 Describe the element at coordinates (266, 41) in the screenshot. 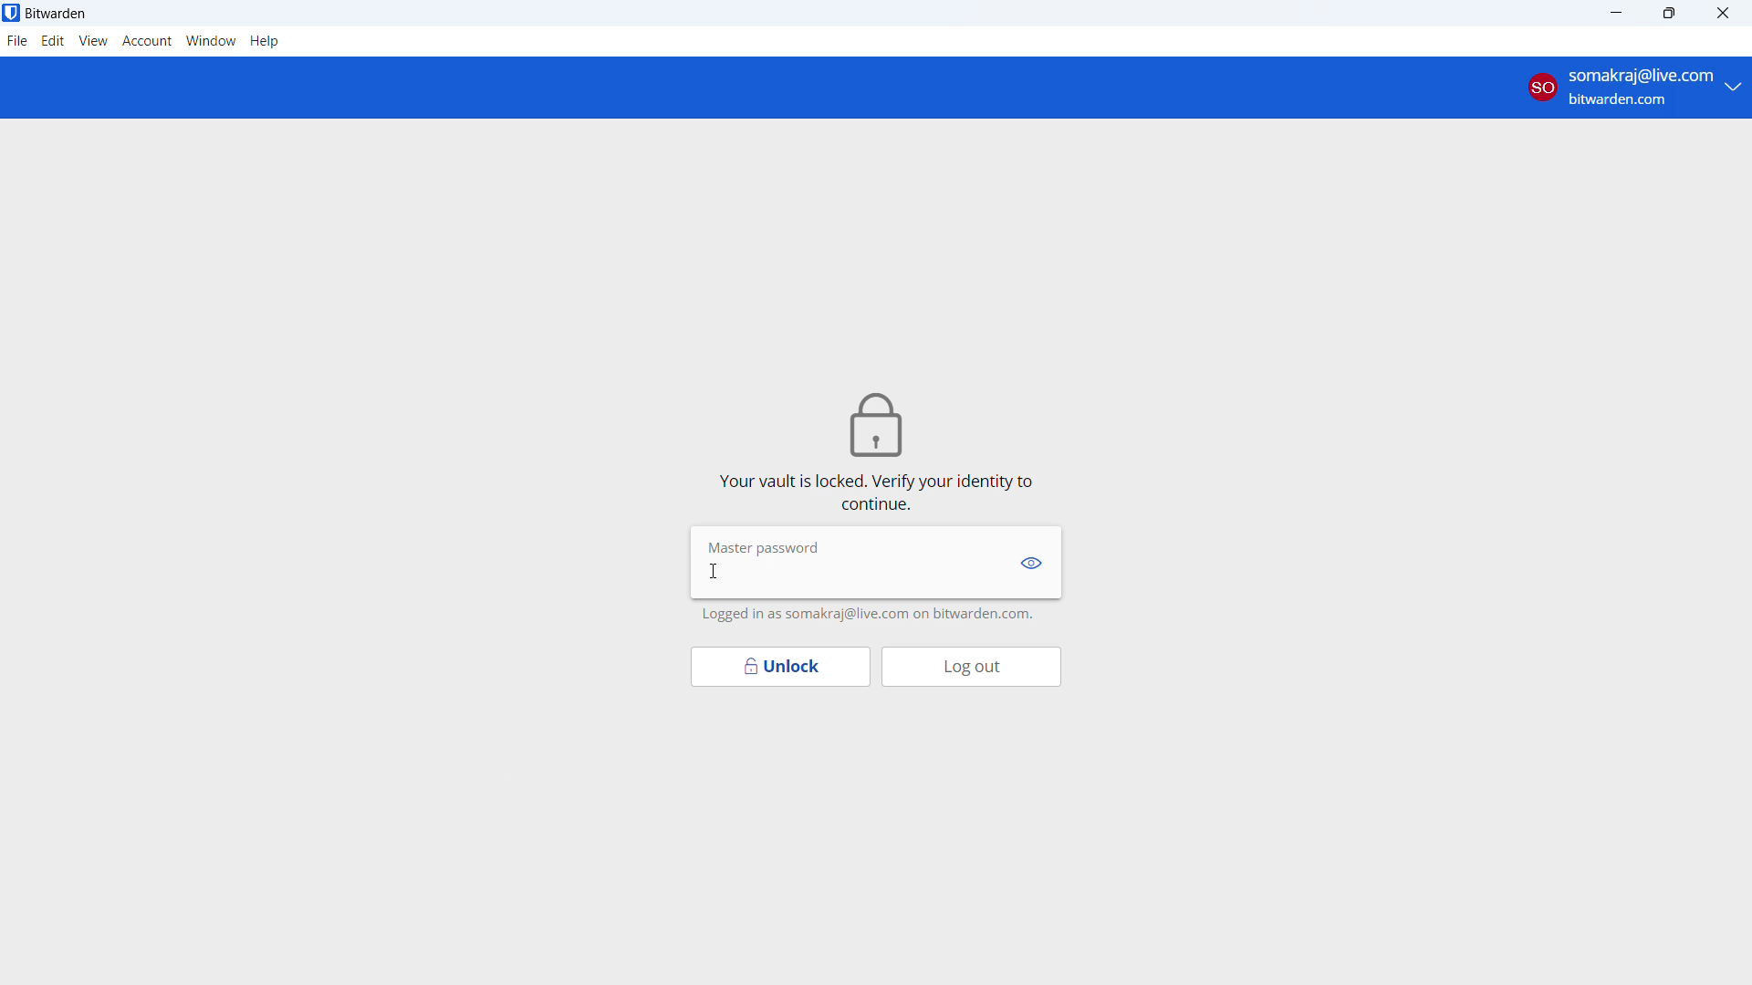

I see `help` at that location.